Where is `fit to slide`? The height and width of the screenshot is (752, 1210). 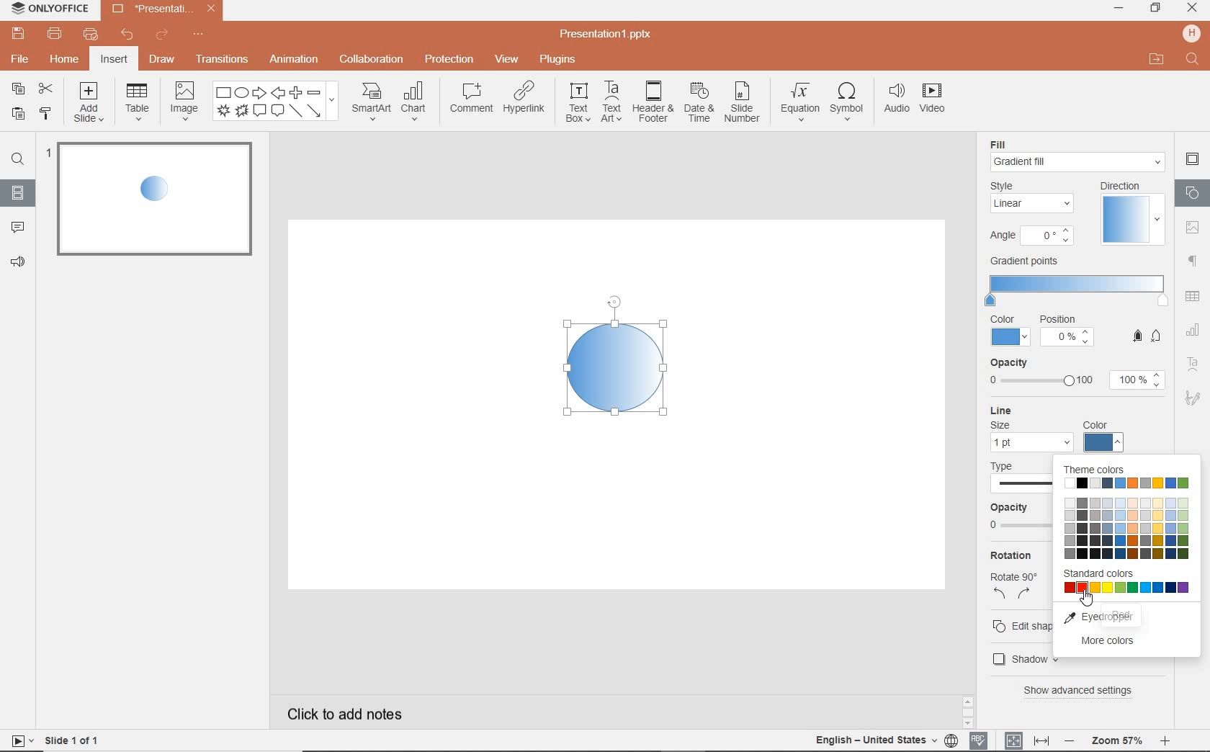
fit to slide is located at coordinates (1014, 740).